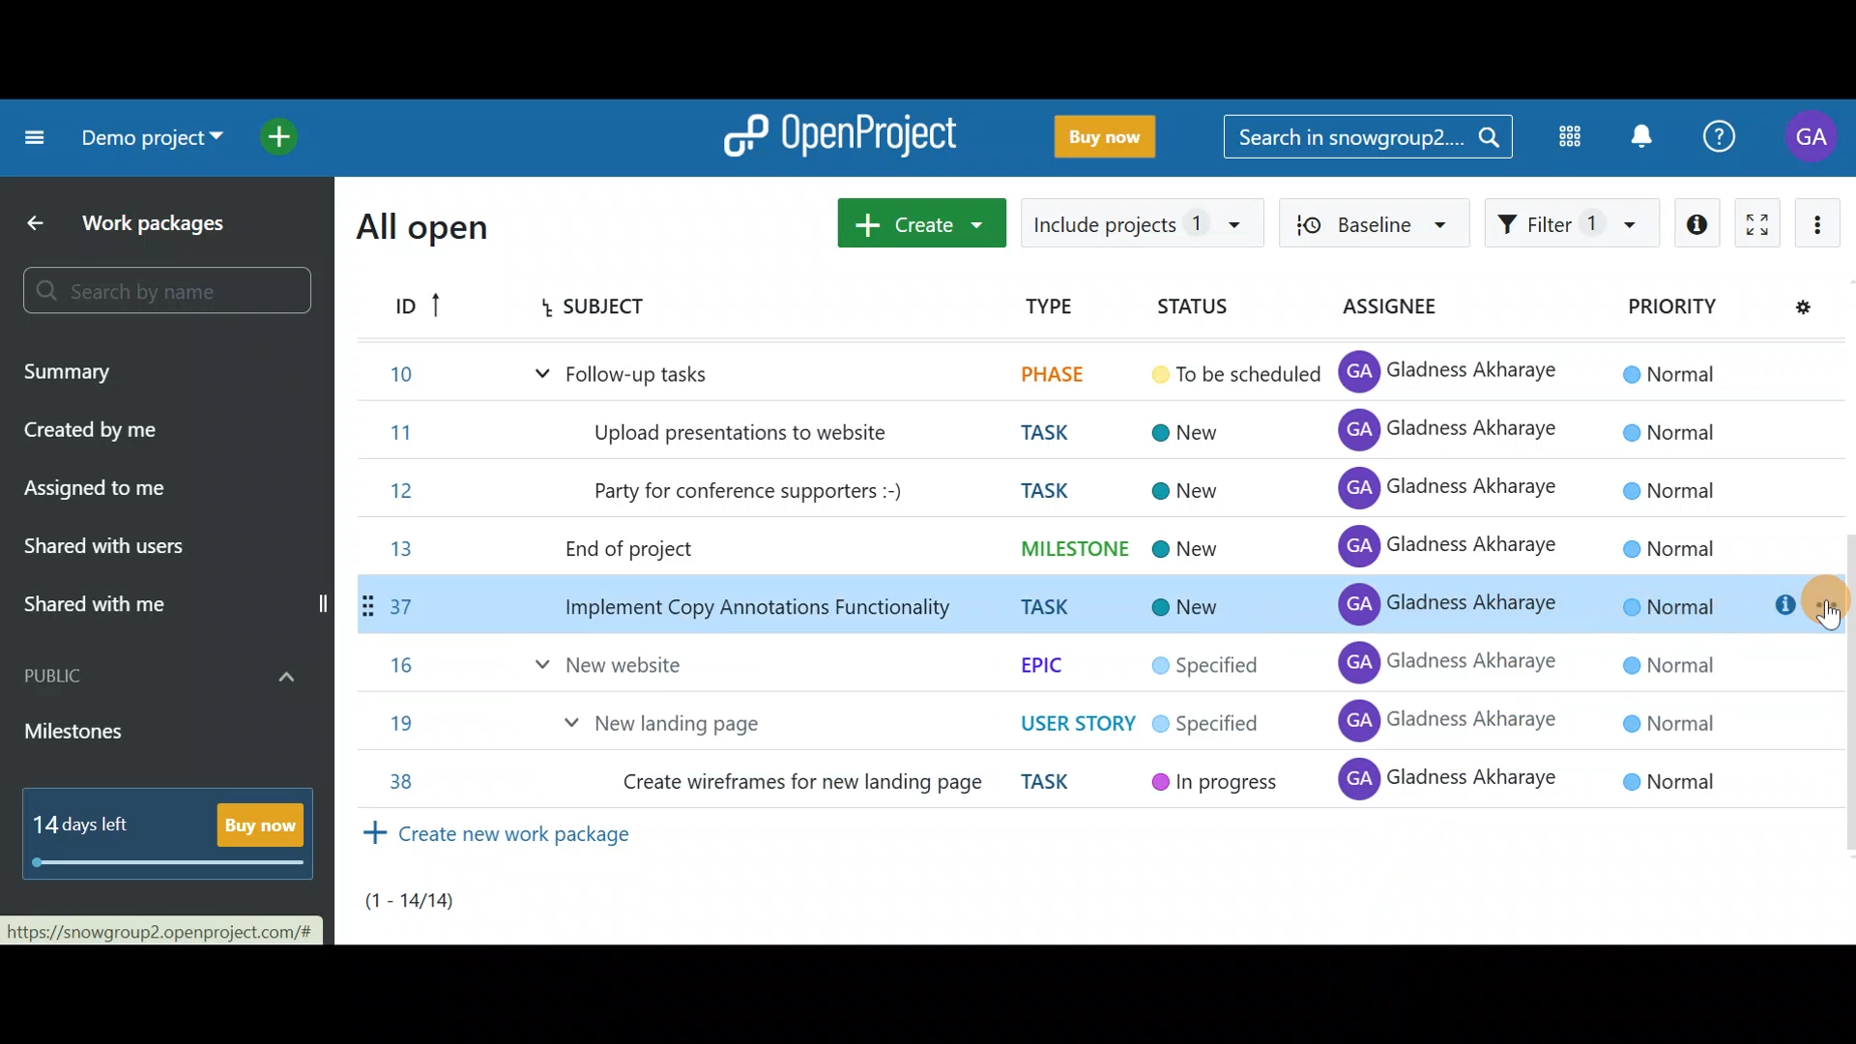 This screenshot has height=1044, width=1856. What do you see at coordinates (1758, 226) in the screenshot?
I see `Activate zen mode` at bounding box center [1758, 226].